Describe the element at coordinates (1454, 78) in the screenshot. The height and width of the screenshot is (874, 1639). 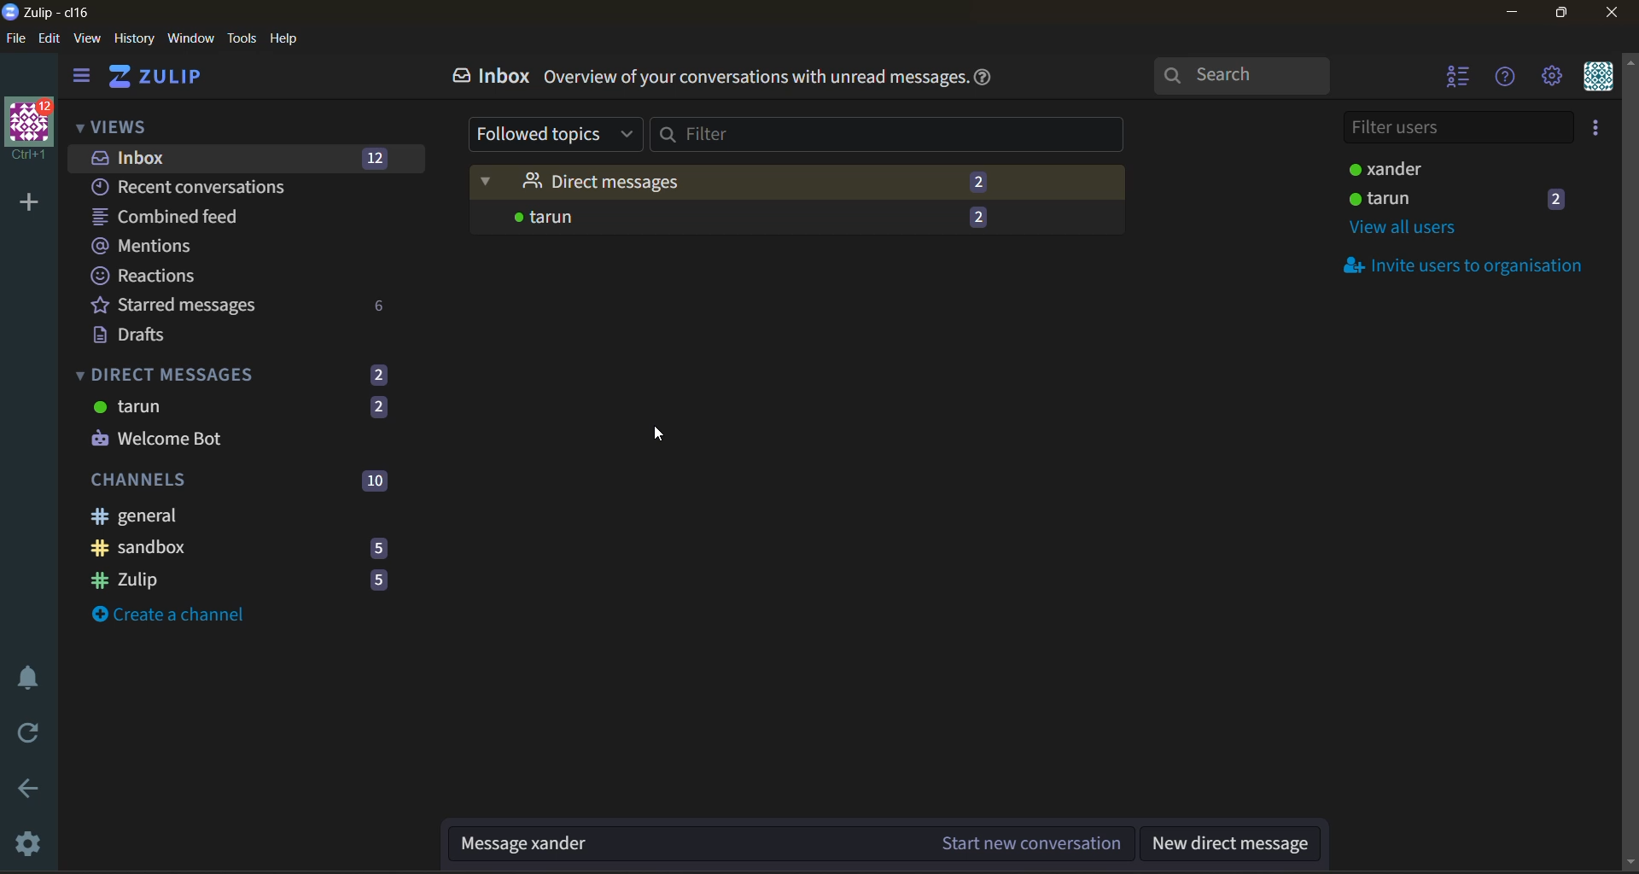
I see `hide user list` at that location.